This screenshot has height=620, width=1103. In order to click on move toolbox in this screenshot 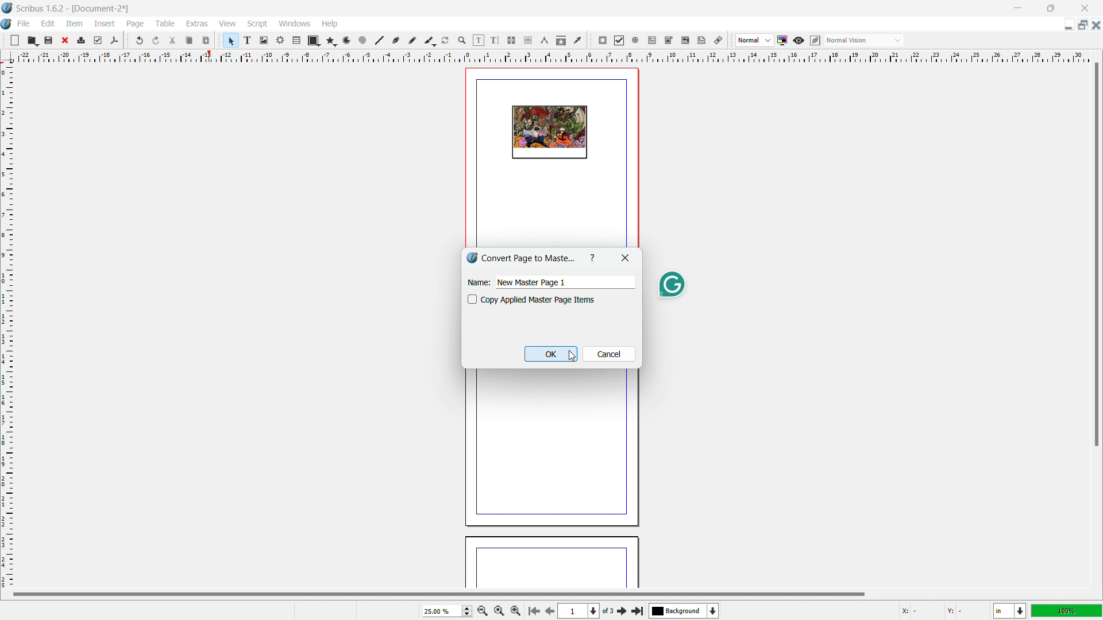, I will do `click(128, 40)`.